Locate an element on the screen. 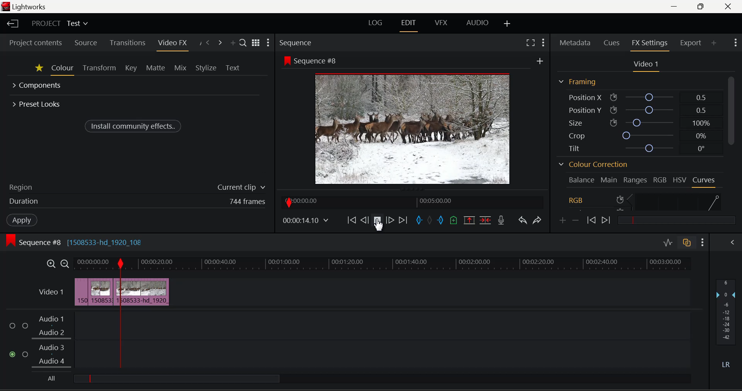  Mark In is located at coordinates (419, 220).